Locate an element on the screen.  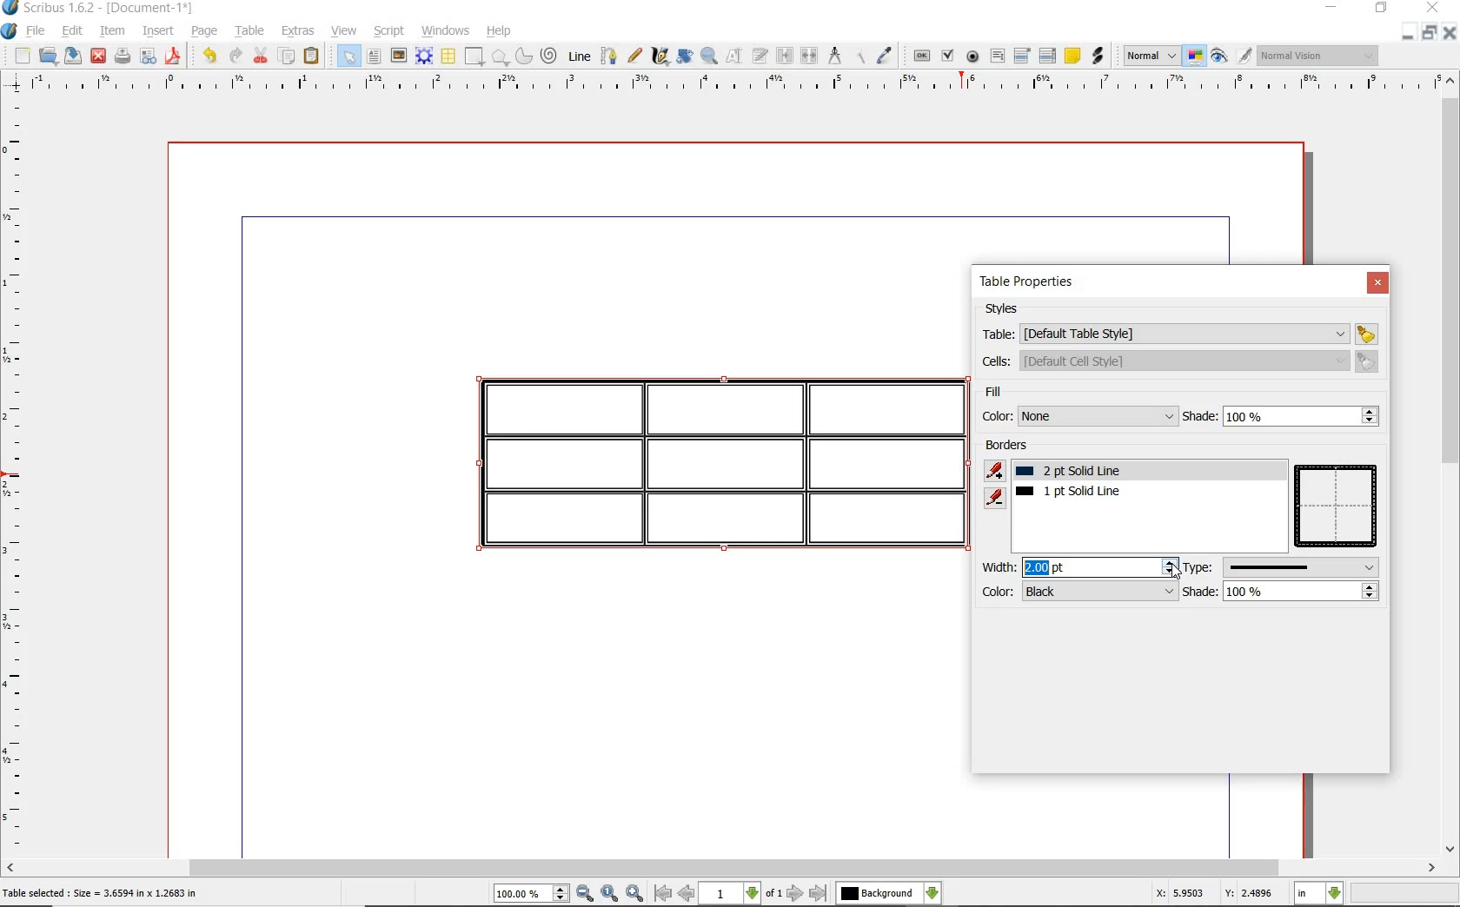
edit content of frame is located at coordinates (734, 56).